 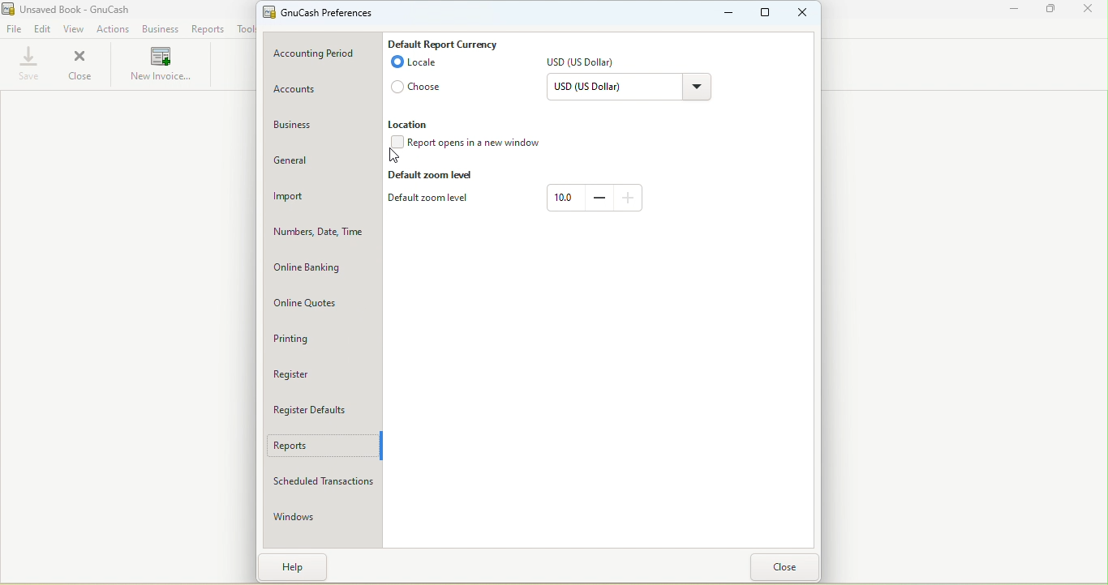 I want to click on Accounts, so click(x=320, y=90).